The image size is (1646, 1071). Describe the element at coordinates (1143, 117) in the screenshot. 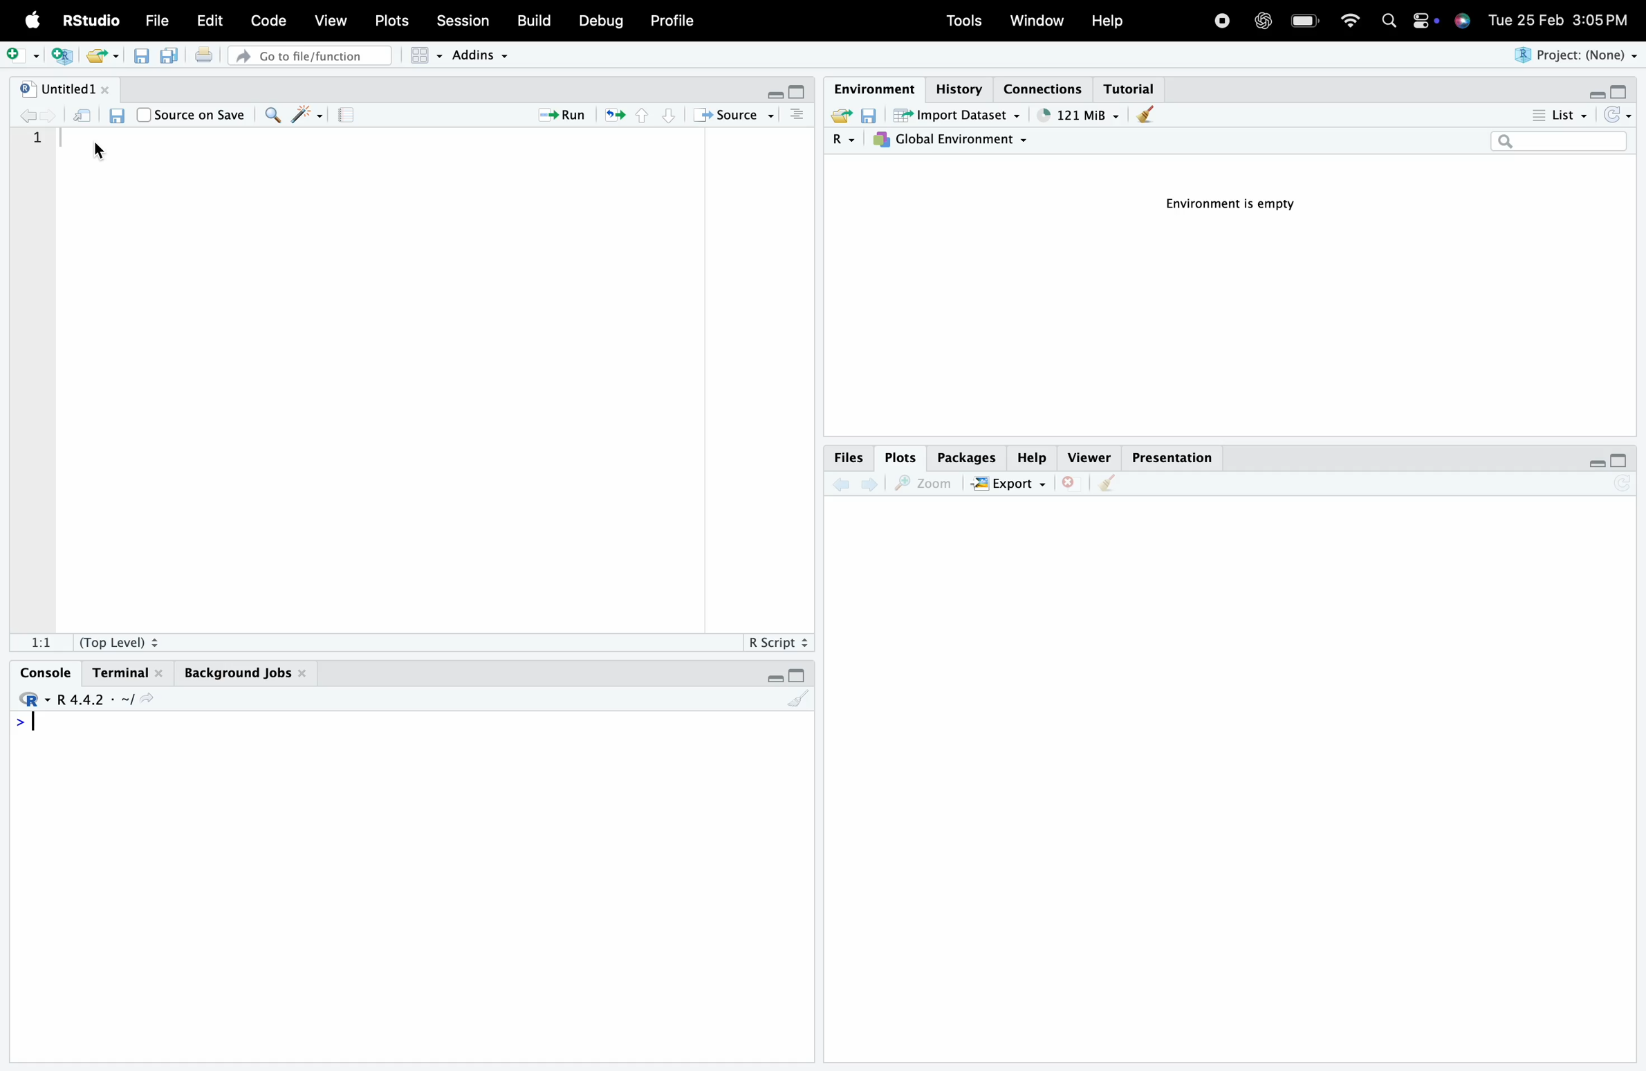

I see `Clear console (Ctrl + L)` at that location.